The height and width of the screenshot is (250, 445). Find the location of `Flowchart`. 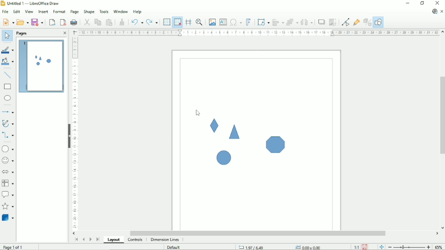

Flowchart is located at coordinates (8, 183).